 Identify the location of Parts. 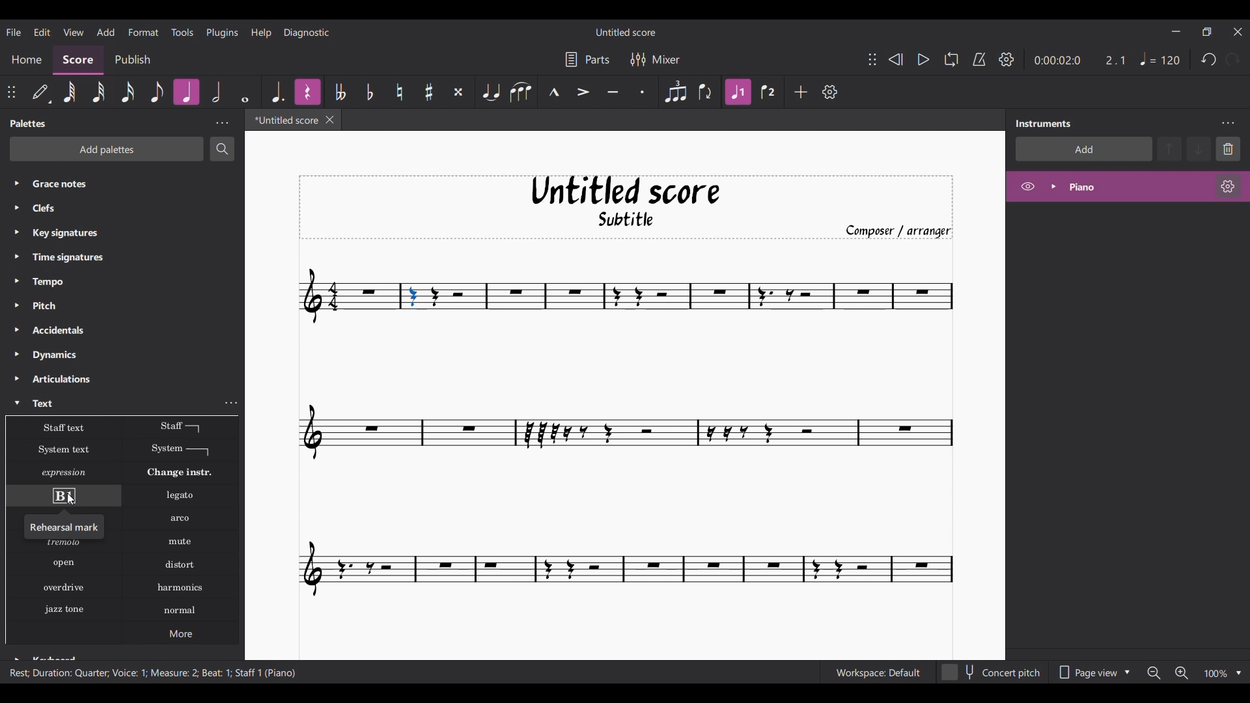
(587, 59).